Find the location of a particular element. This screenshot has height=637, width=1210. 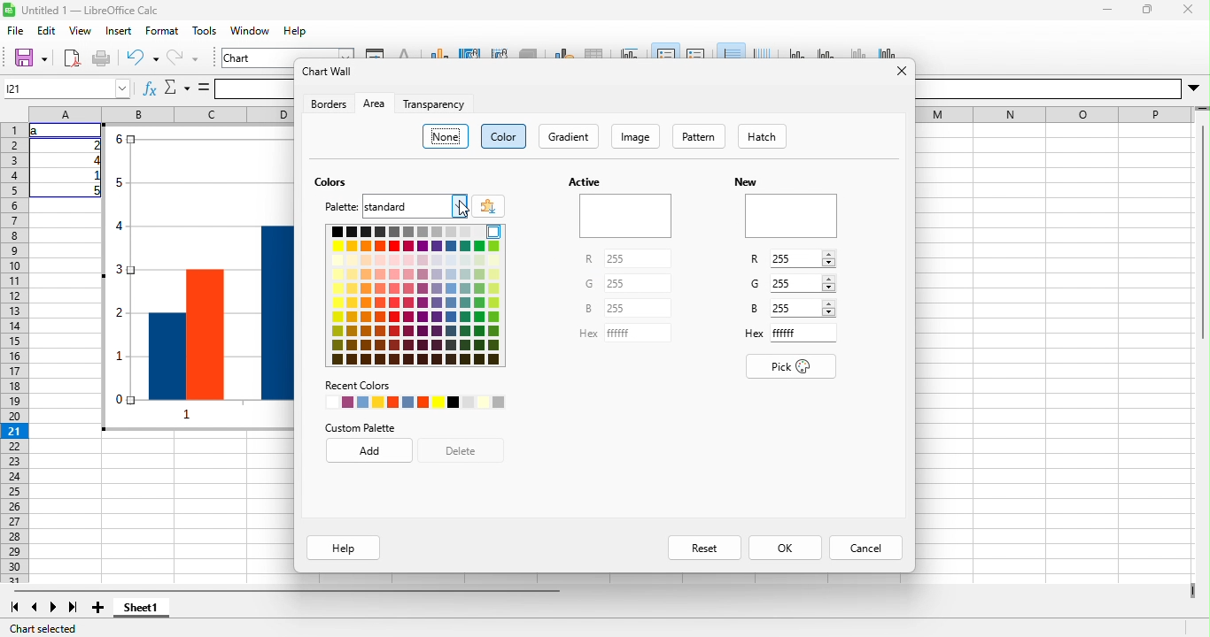

pattern is located at coordinates (699, 136).